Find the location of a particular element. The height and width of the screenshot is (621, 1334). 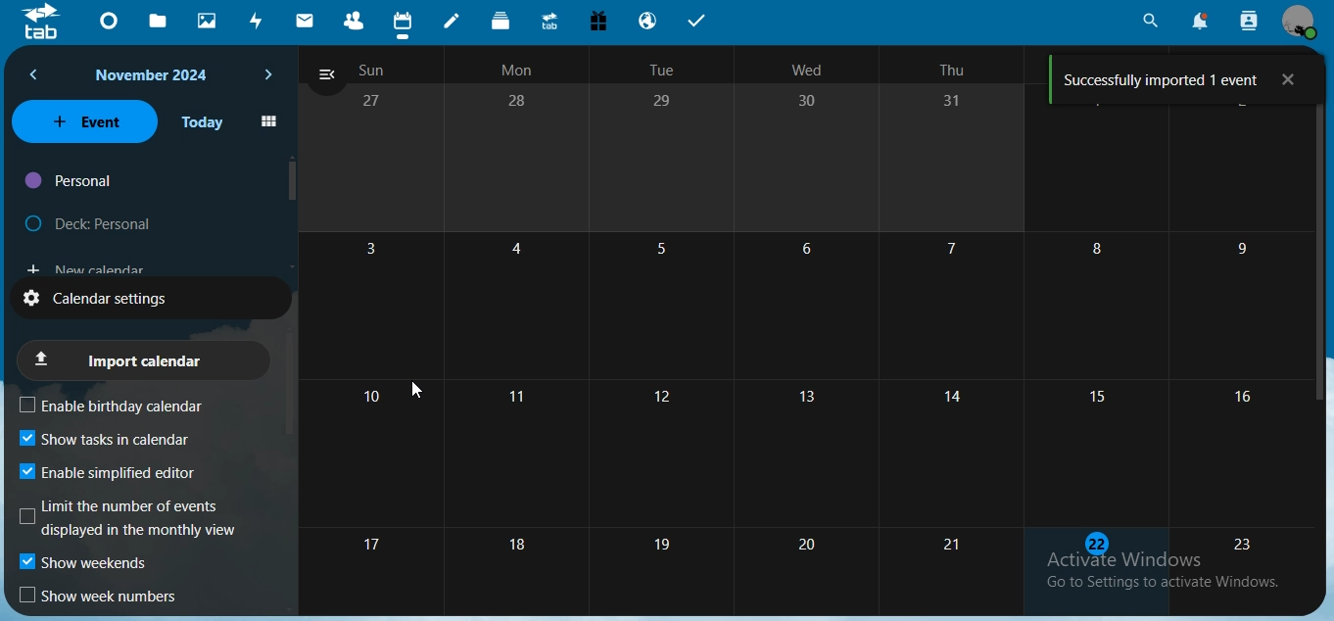

enable birthday calendar is located at coordinates (127, 406).